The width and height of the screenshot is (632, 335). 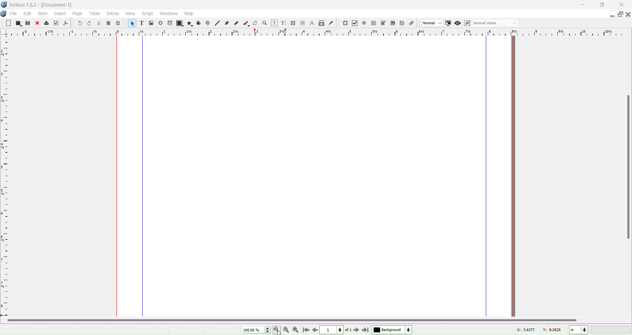 I want to click on Link Annotations, so click(x=411, y=23).